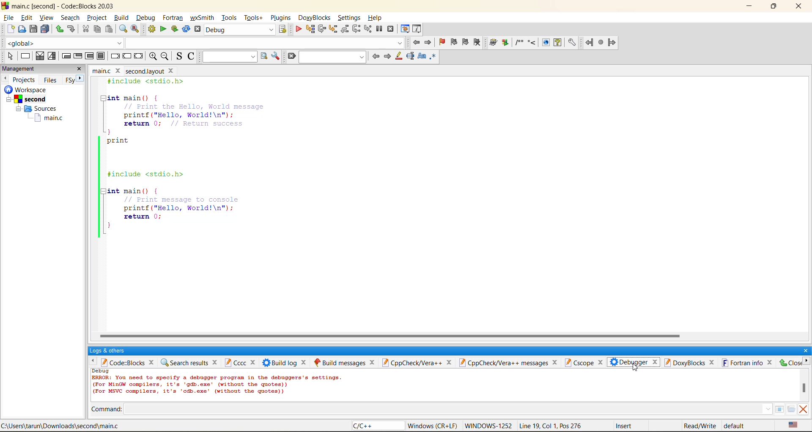 The width and height of the screenshot is (812, 432). I want to click on jump back, so click(417, 43).